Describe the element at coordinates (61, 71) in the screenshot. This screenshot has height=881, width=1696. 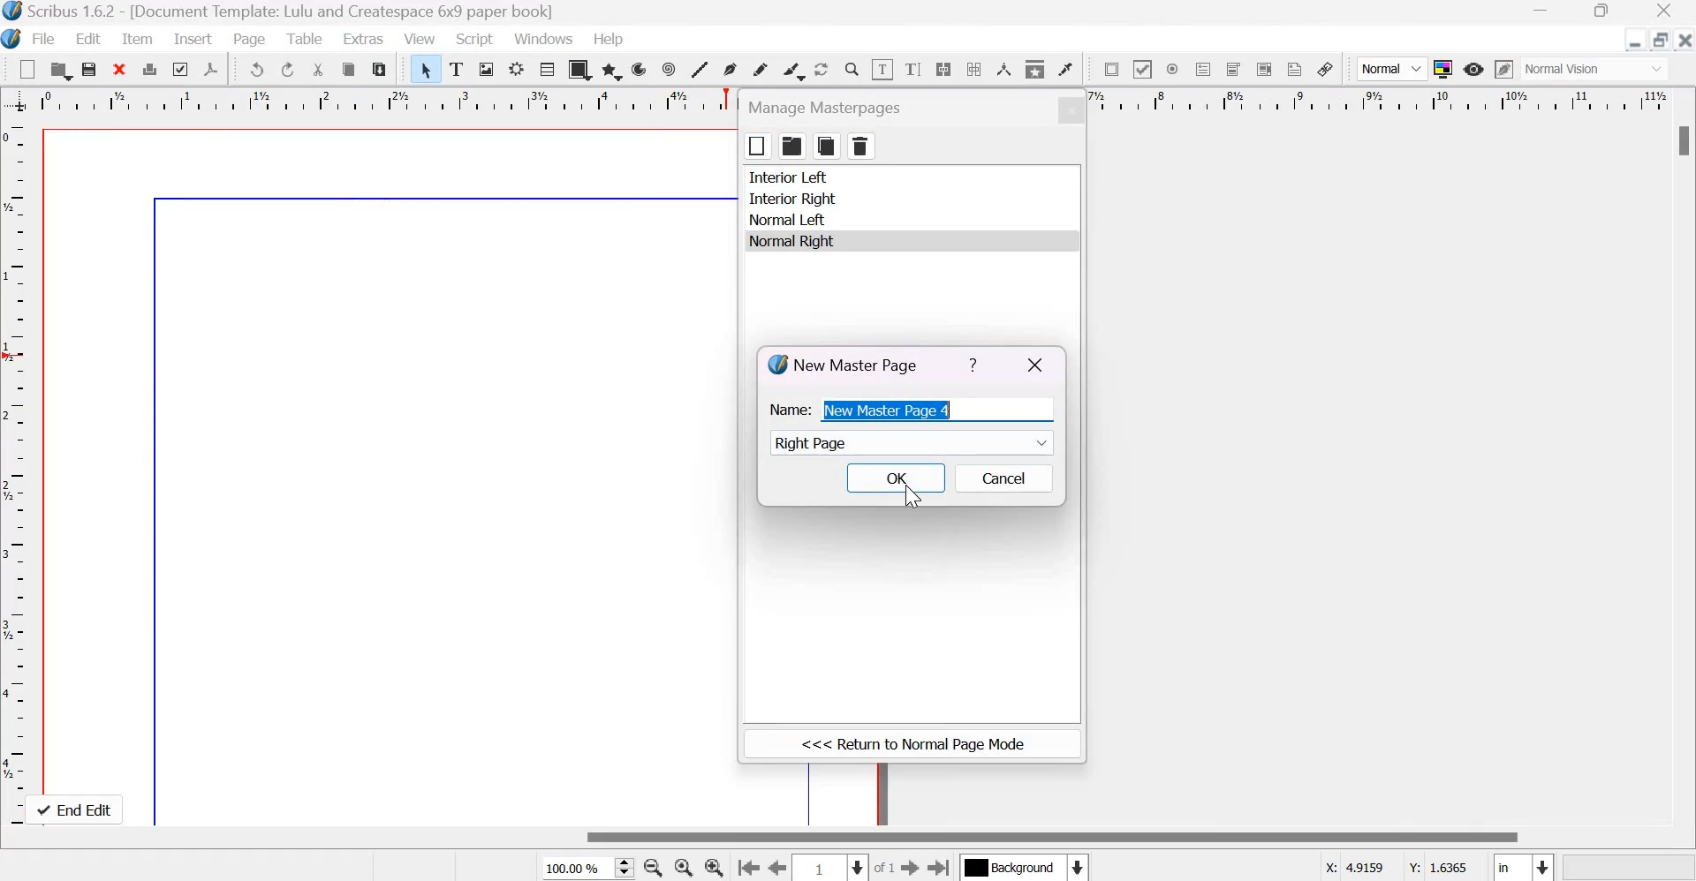
I see `open` at that location.